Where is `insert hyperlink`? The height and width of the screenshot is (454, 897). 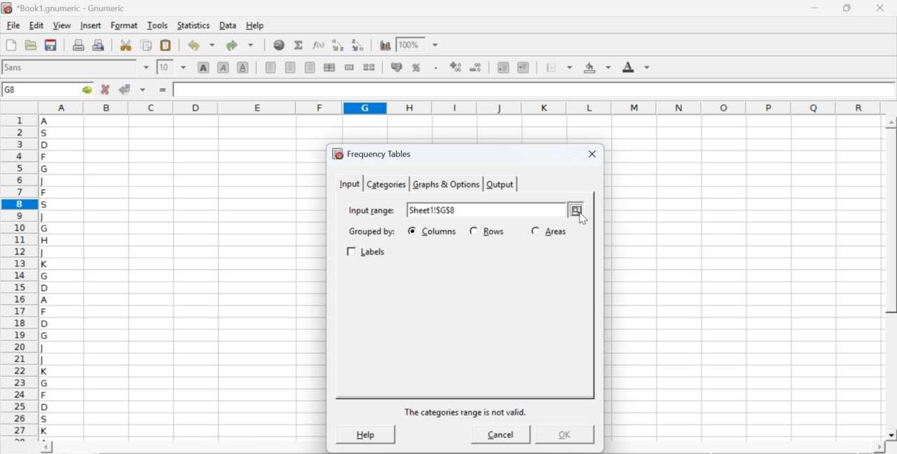
insert hyperlink is located at coordinates (280, 45).